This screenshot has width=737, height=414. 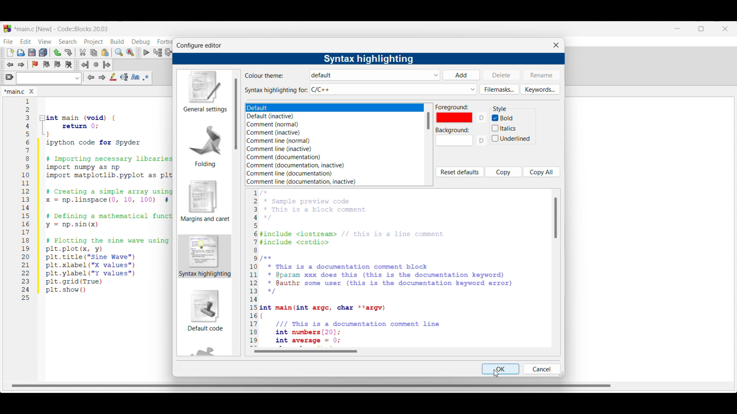 What do you see at coordinates (130, 53) in the screenshot?
I see `Replace` at bounding box center [130, 53].